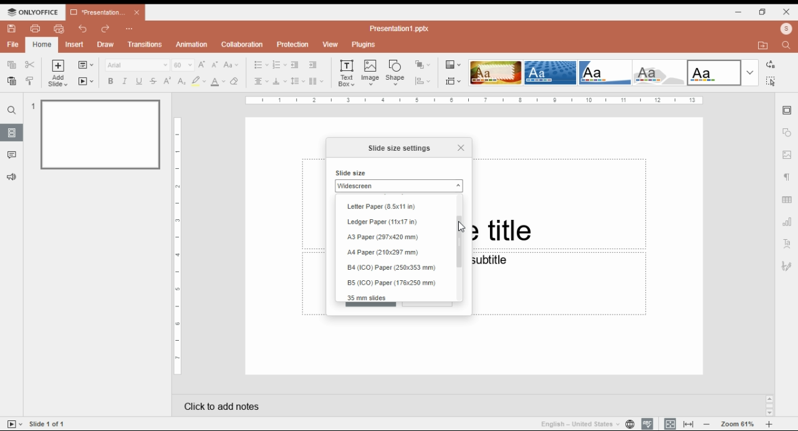 The image size is (798, 431). What do you see at coordinates (178, 247) in the screenshot?
I see `Page Scale` at bounding box center [178, 247].